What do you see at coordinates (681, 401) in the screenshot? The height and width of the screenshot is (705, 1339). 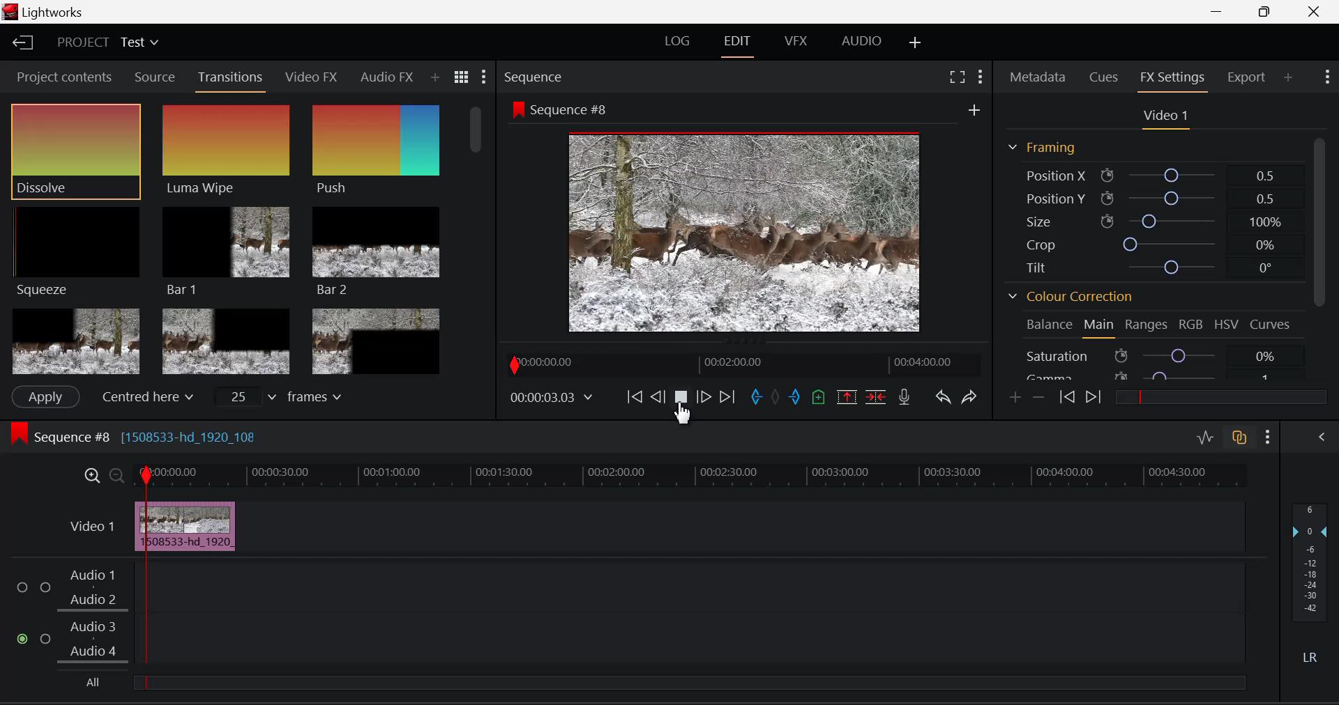 I see `Cursor on Play` at bounding box center [681, 401].